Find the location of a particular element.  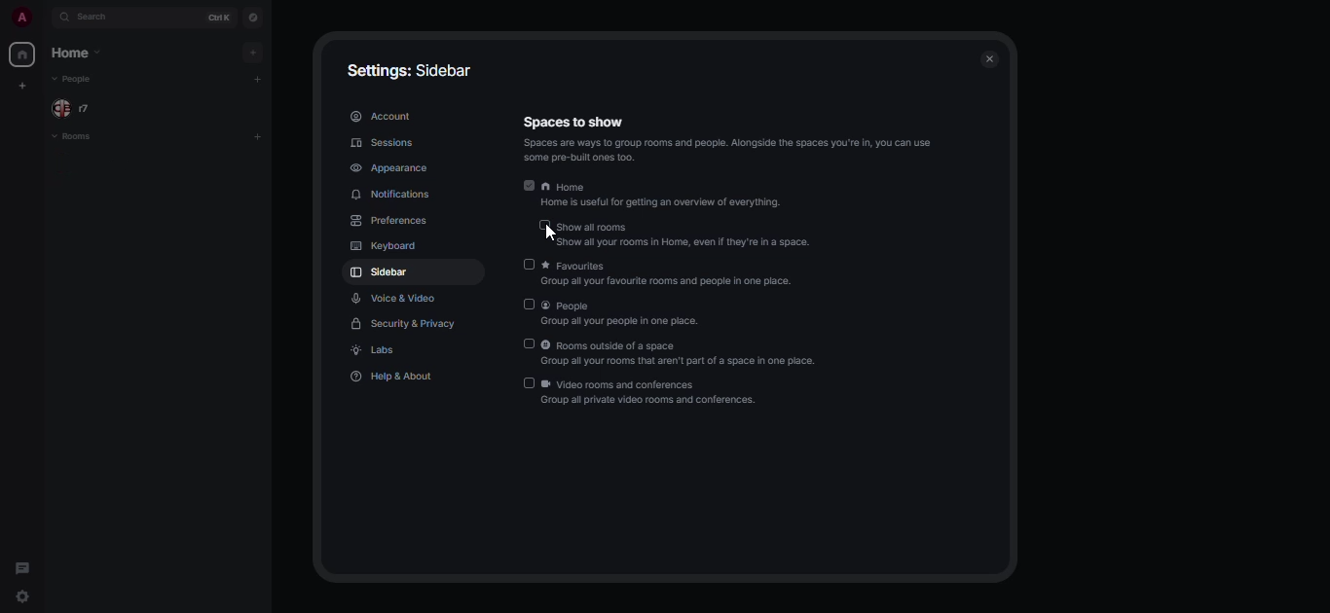

add is located at coordinates (260, 135).